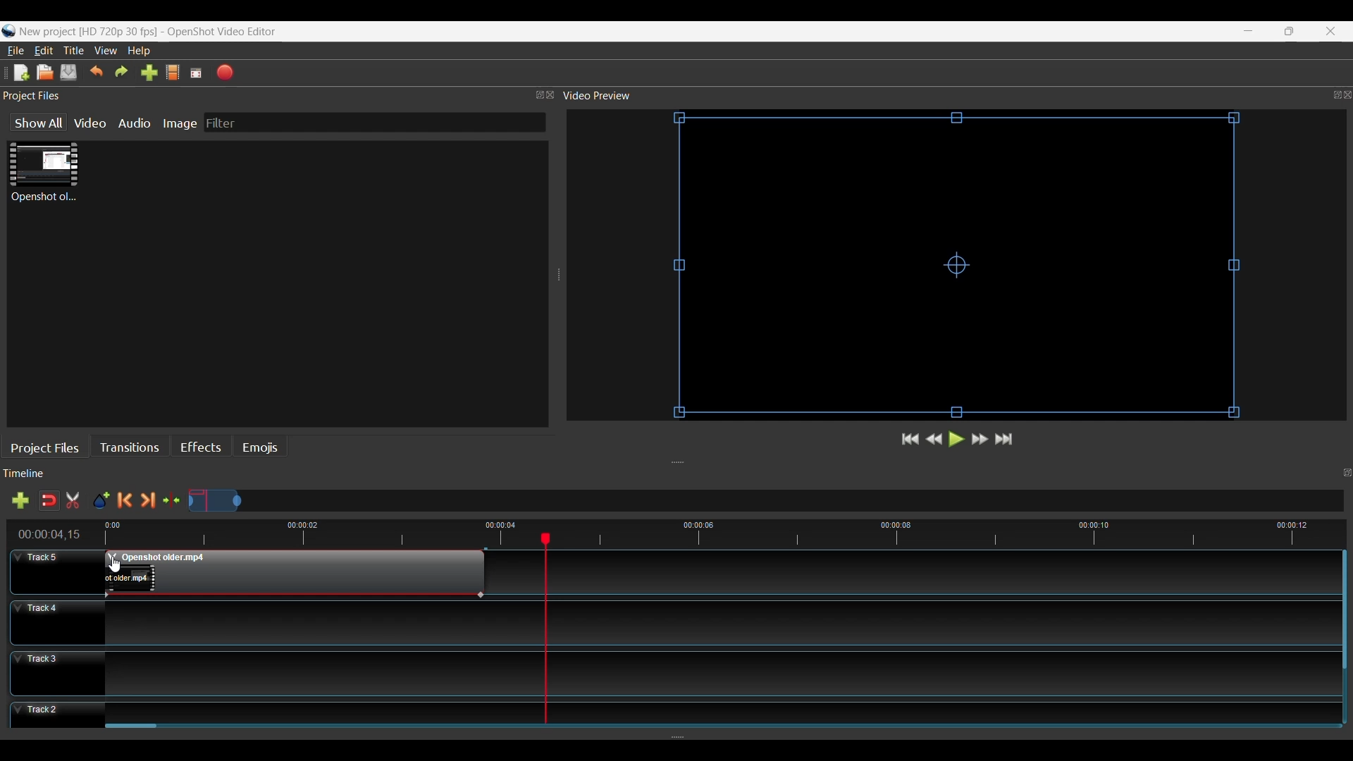 This screenshot has height=761, width=1353. What do you see at coordinates (175, 501) in the screenshot?
I see `Center the timeline at the playhead` at bounding box center [175, 501].